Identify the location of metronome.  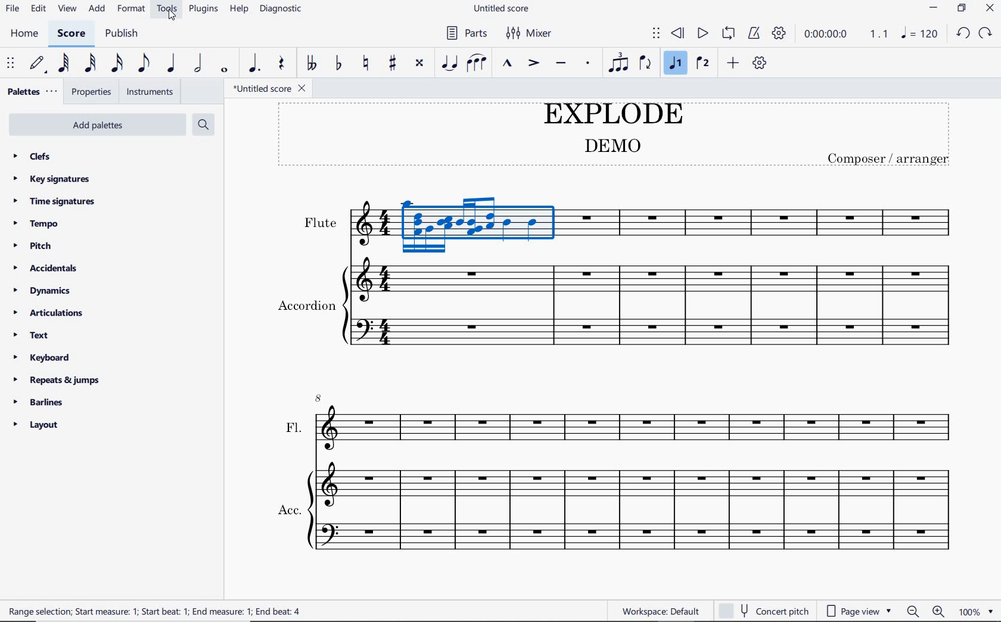
(754, 33).